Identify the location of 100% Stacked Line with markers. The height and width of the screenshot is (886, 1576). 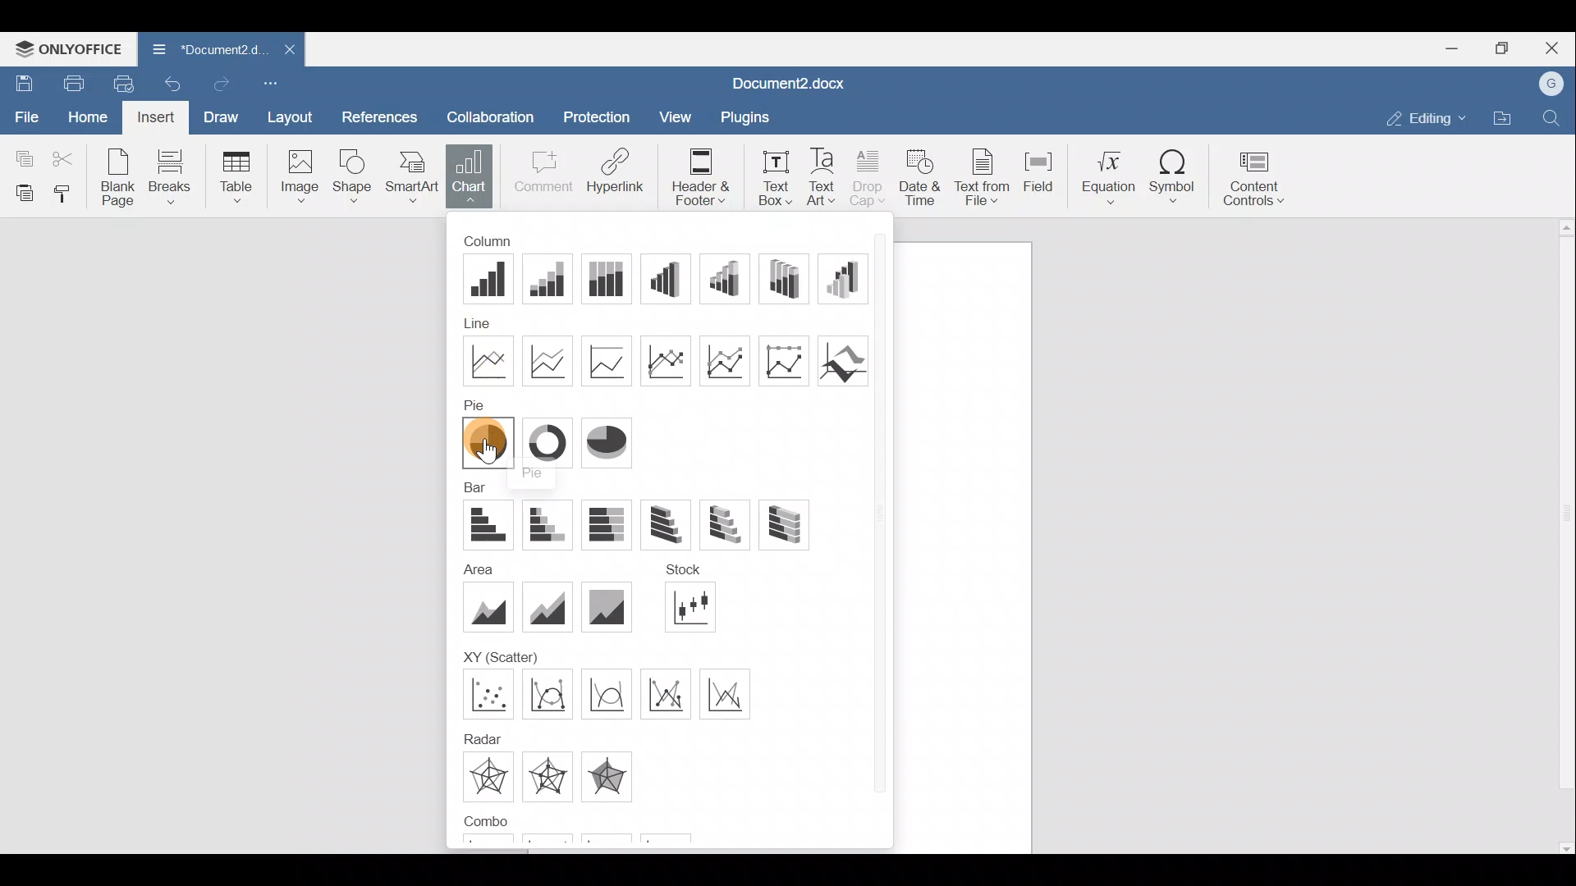
(781, 359).